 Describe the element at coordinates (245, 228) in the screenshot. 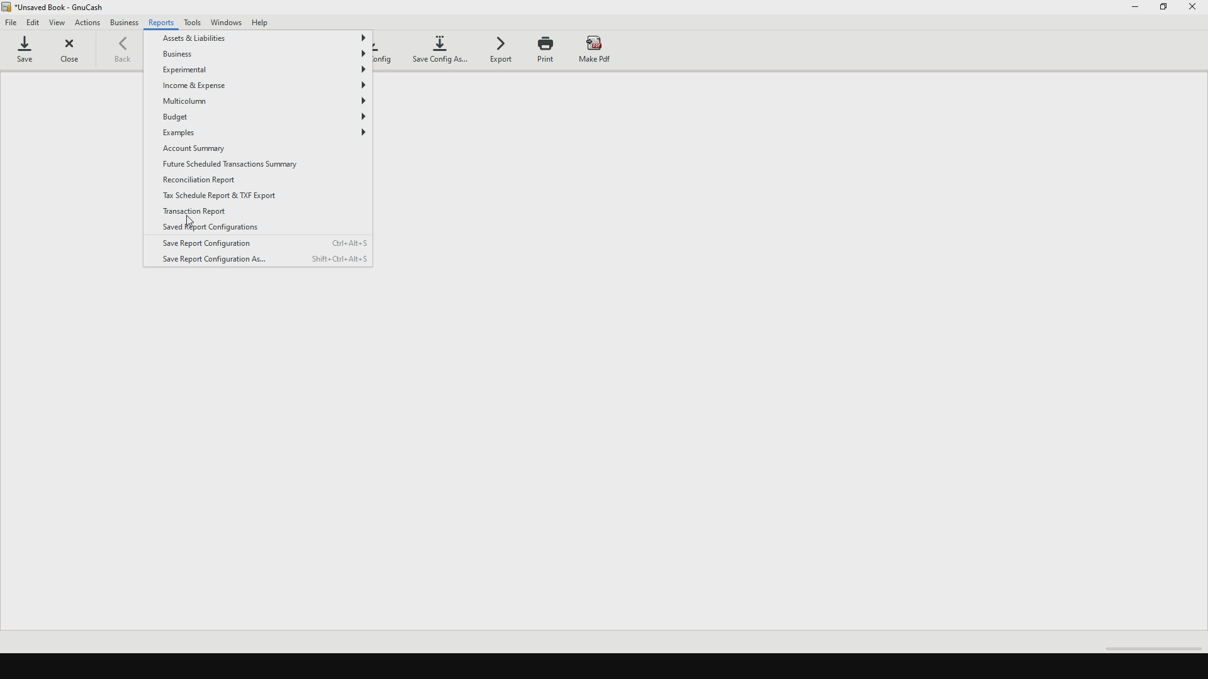

I see `saved report configurations` at that location.